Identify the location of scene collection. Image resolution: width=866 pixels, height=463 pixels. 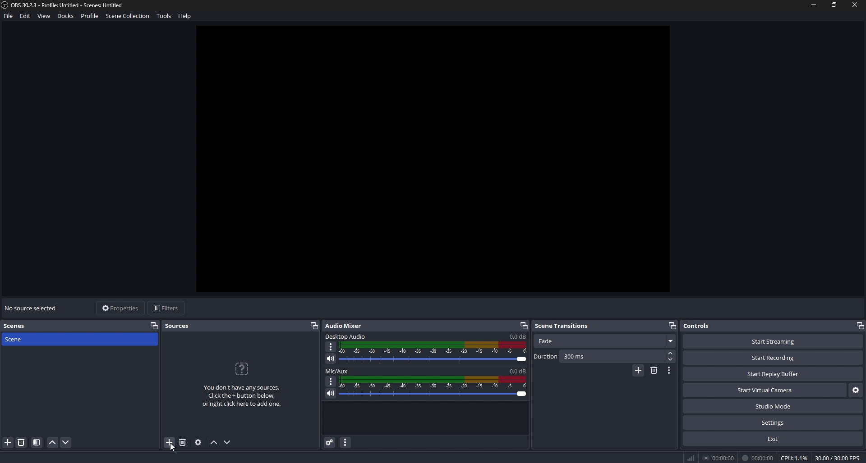
(129, 15).